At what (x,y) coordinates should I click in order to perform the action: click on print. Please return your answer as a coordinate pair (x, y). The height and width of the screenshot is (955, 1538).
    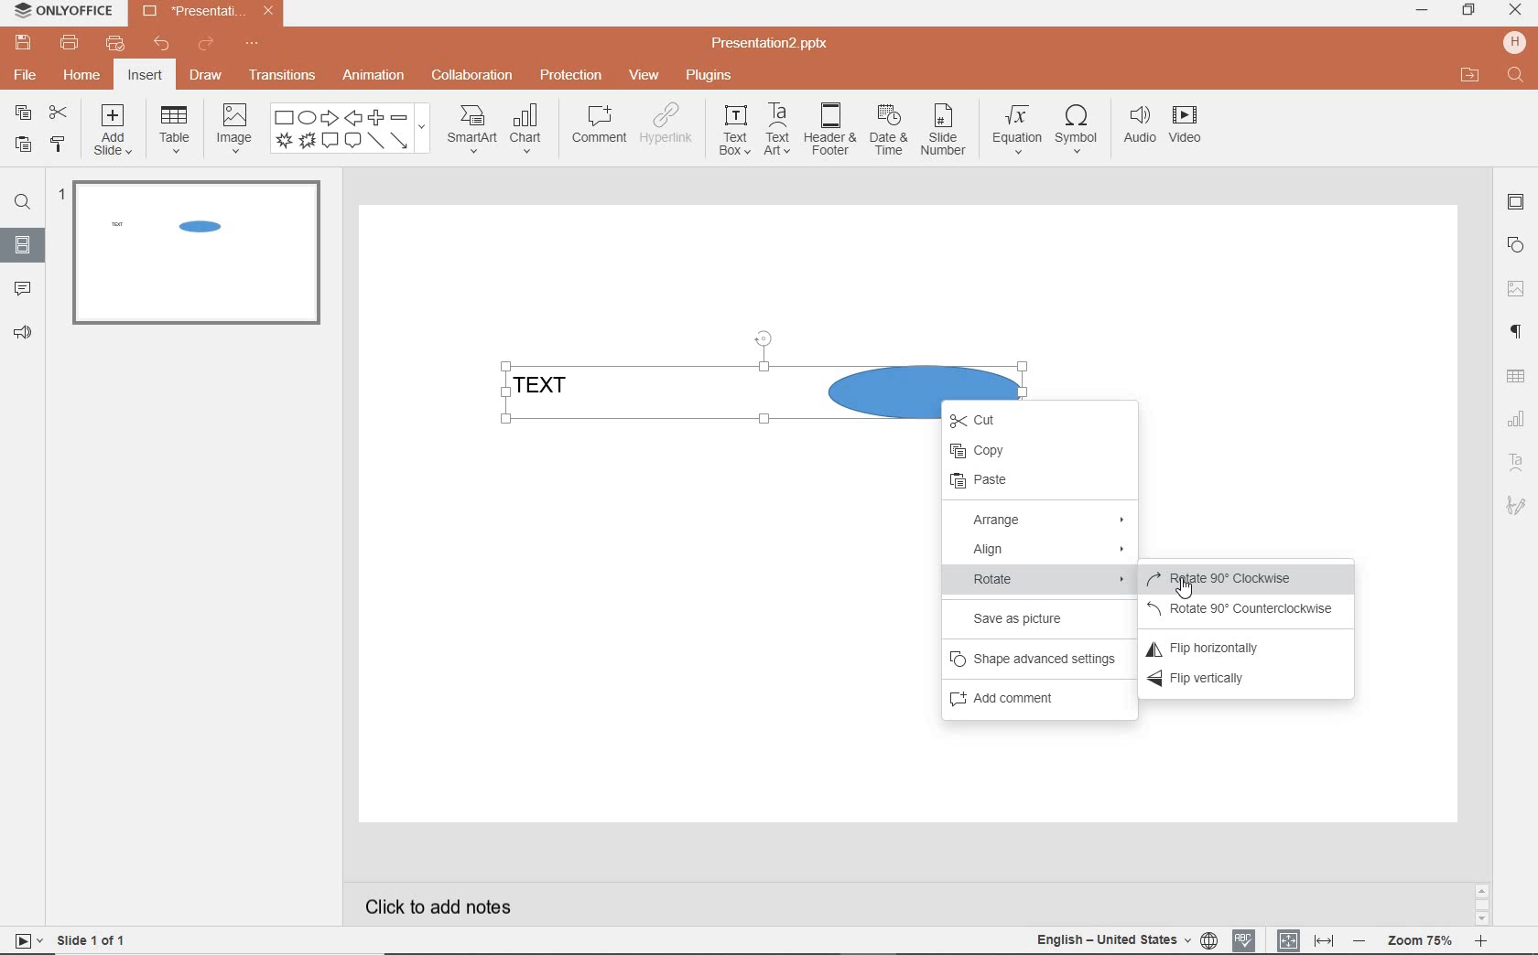
    Looking at the image, I should click on (70, 43).